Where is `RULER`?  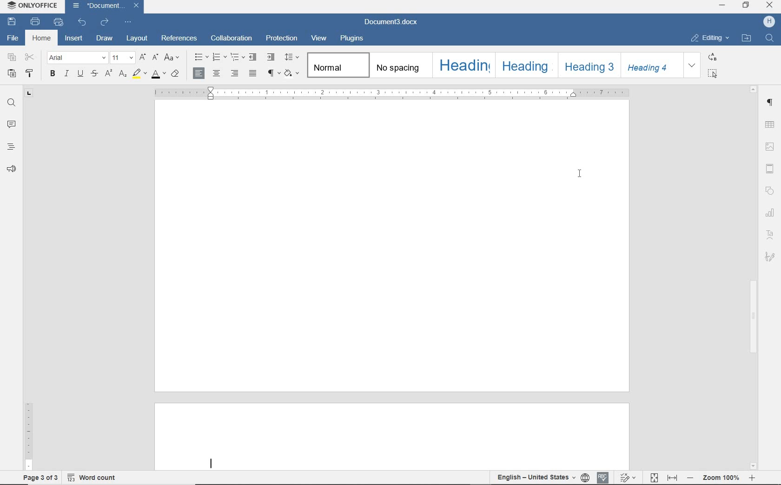
RULER is located at coordinates (391, 93).